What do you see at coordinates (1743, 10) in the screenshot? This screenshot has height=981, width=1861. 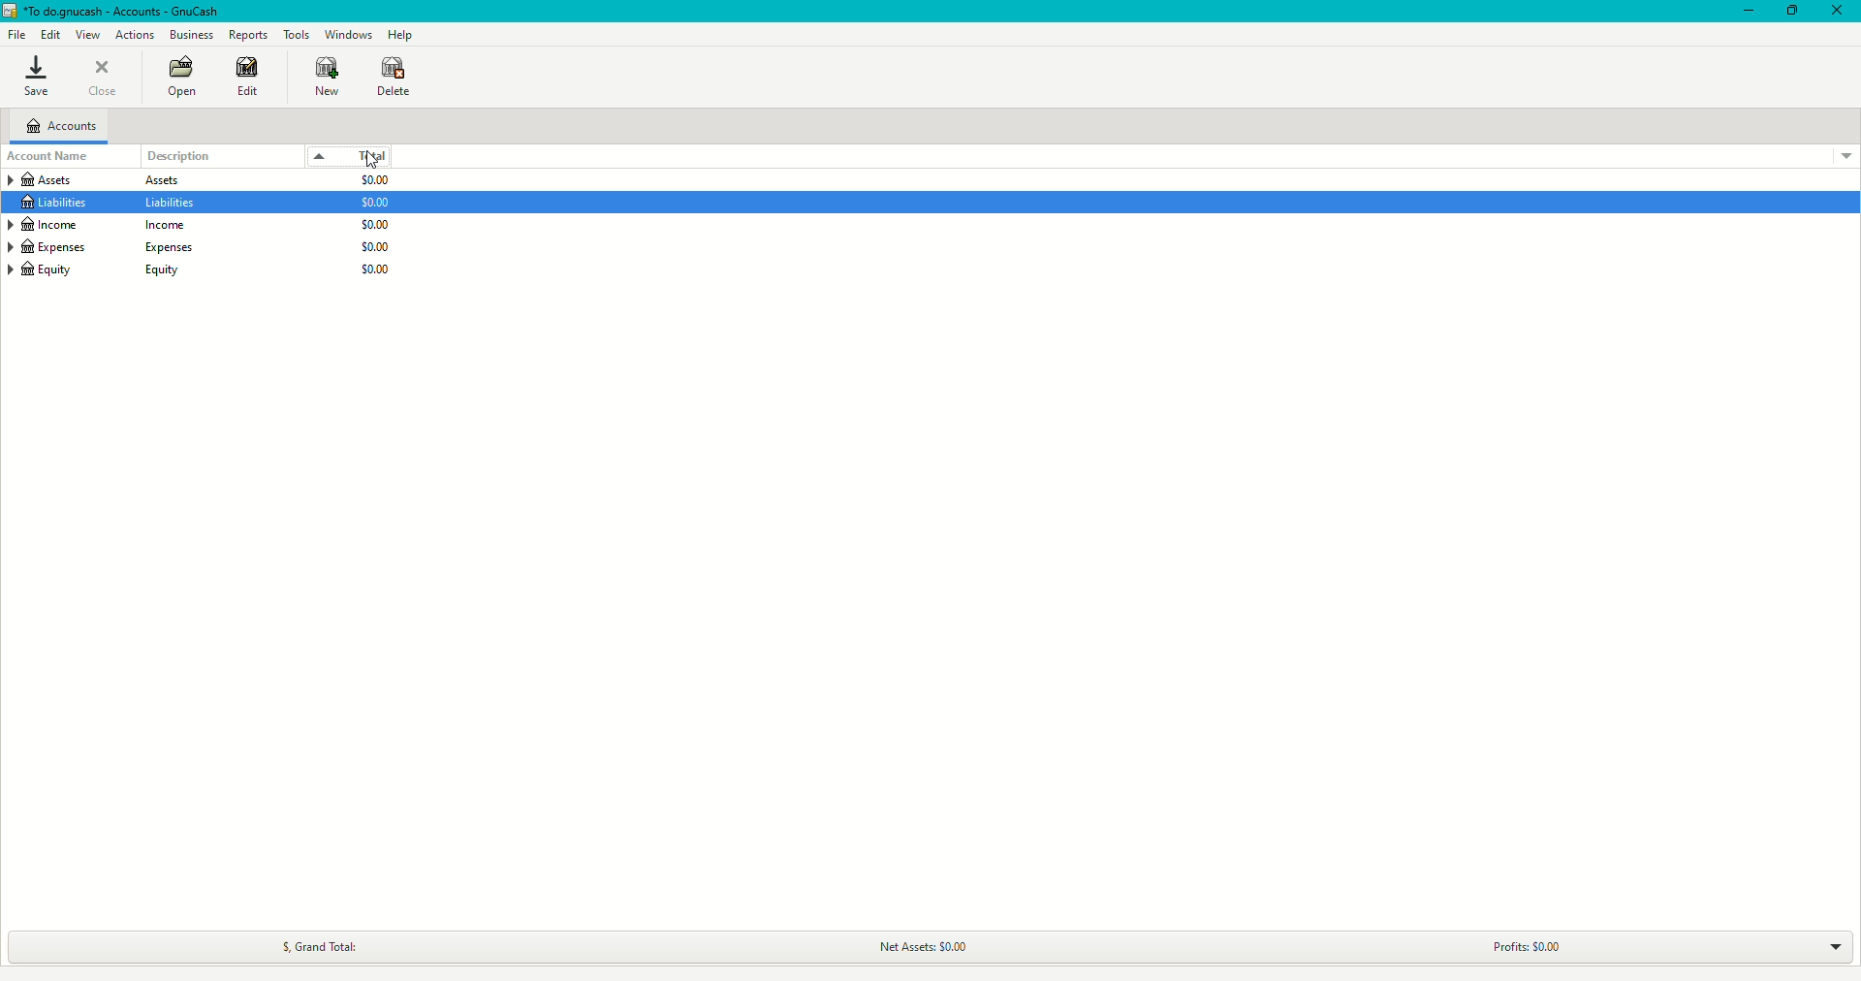 I see `Minimize` at bounding box center [1743, 10].